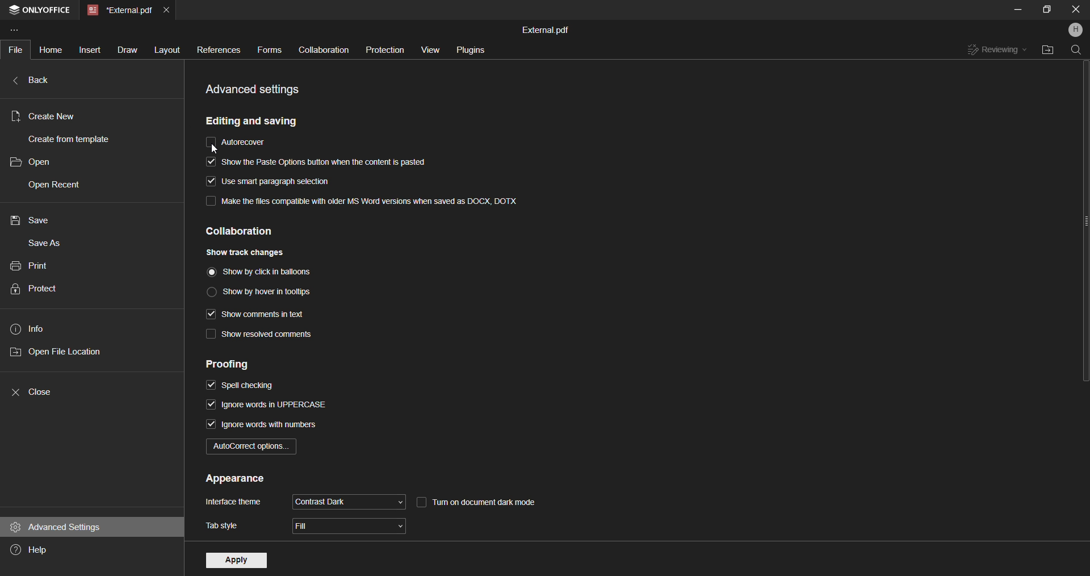  Describe the element at coordinates (55, 186) in the screenshot. I see `open recent` at that location.